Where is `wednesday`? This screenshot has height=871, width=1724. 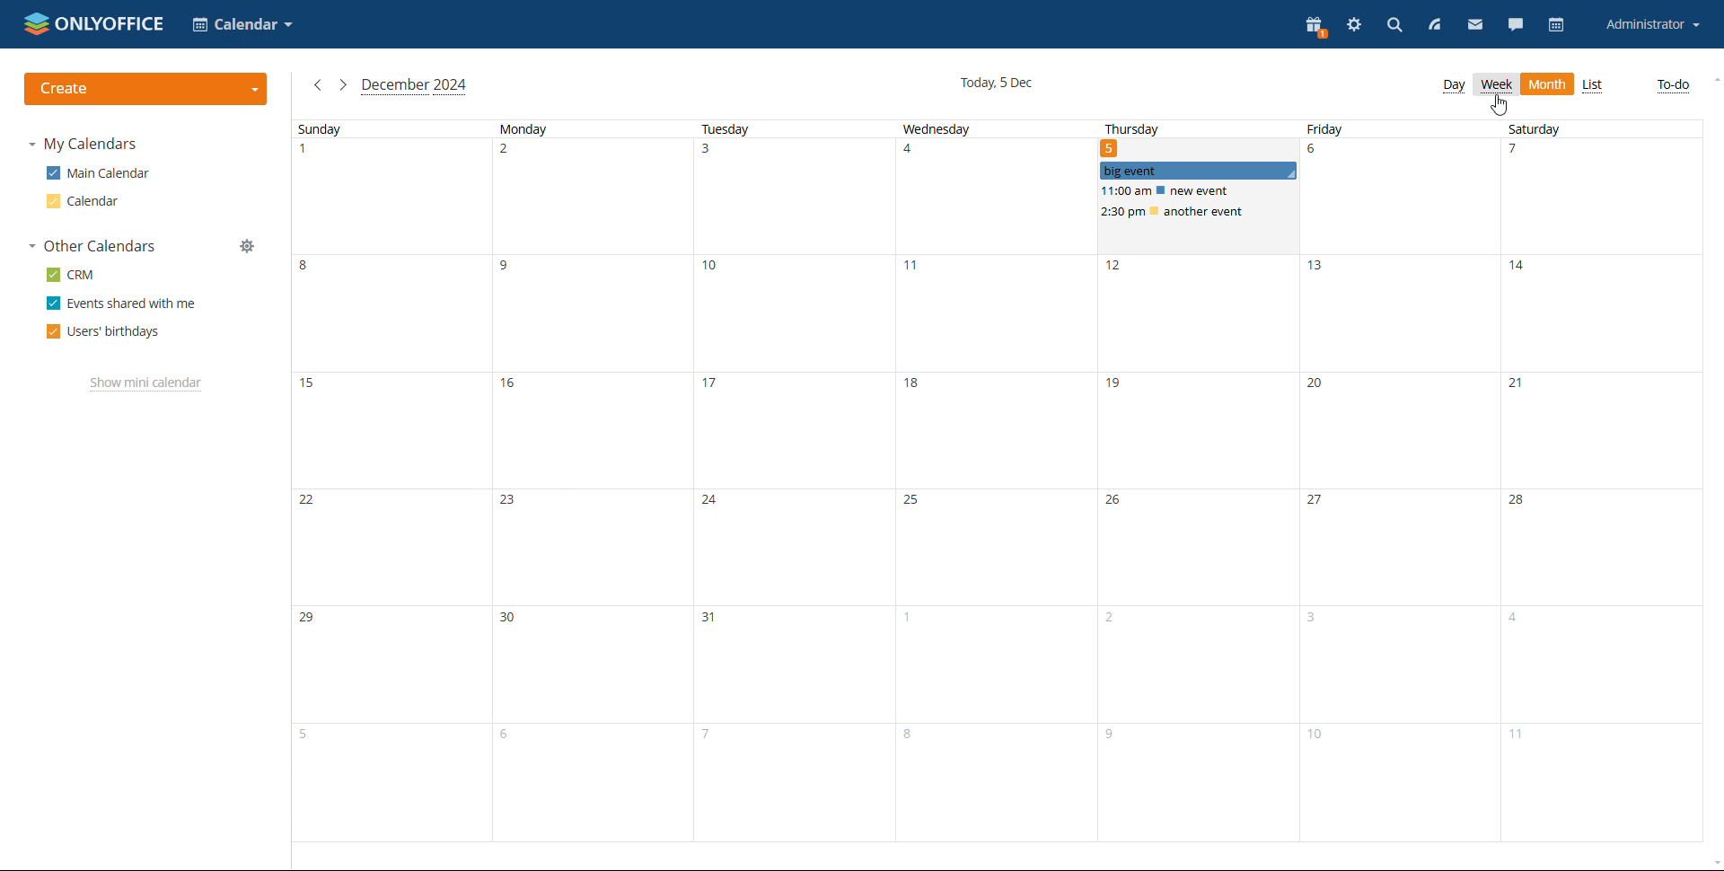 wednesday is located at coordinates (991, 481).